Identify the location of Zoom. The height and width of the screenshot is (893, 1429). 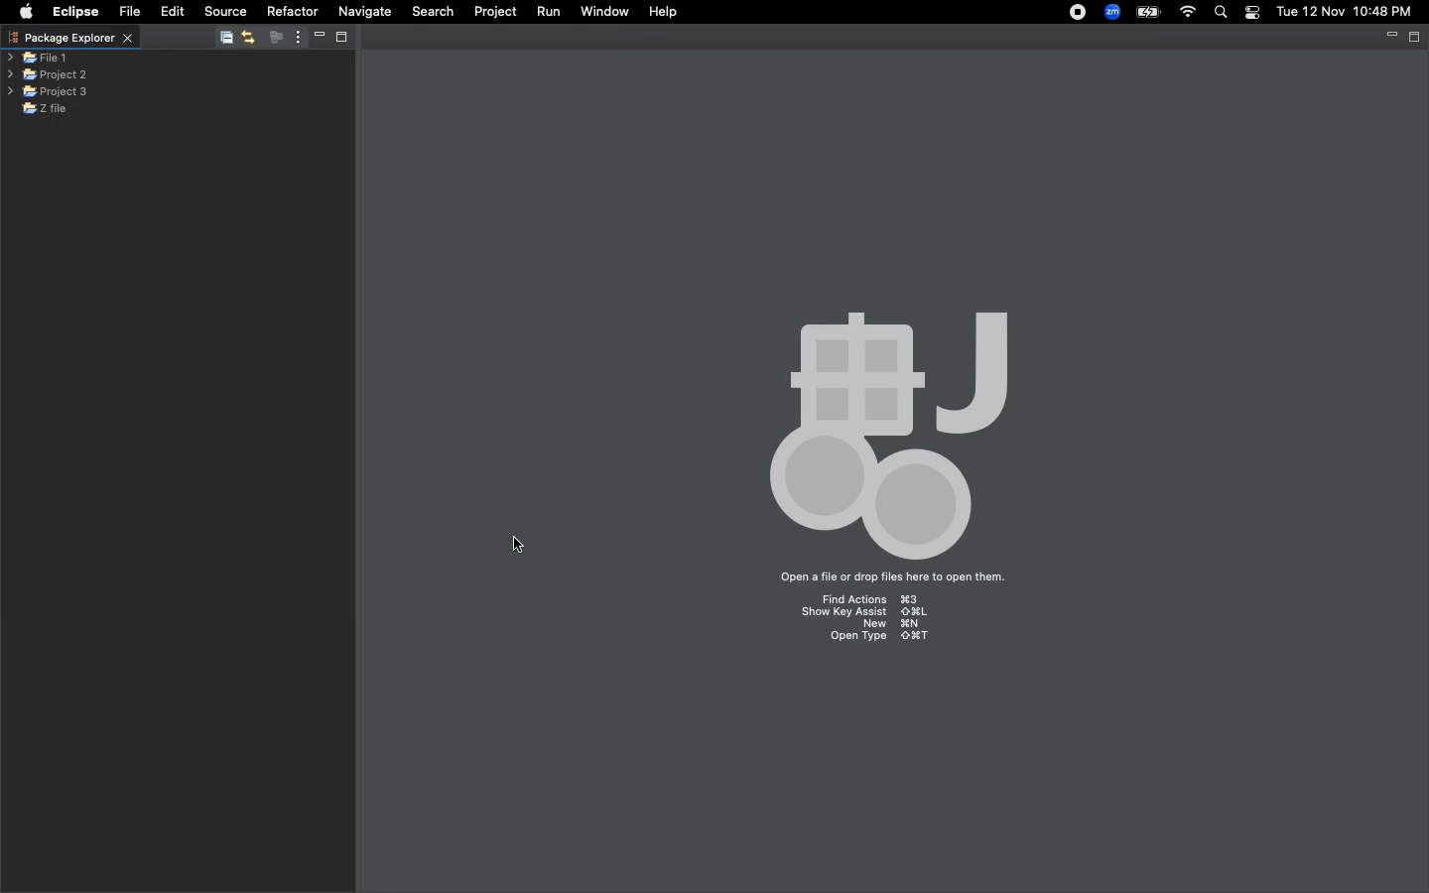
(1111, 12).